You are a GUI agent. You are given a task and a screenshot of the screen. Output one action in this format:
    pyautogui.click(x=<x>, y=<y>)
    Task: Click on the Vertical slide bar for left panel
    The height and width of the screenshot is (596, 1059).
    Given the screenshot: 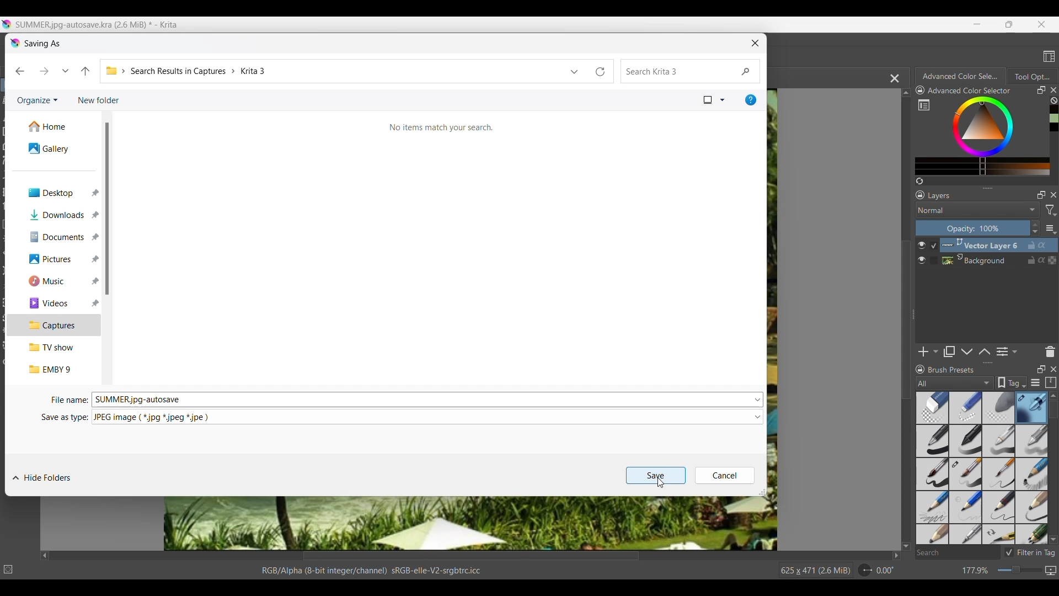 What is the action you would take?
    pyautogui.click(x=106, y=209)
    